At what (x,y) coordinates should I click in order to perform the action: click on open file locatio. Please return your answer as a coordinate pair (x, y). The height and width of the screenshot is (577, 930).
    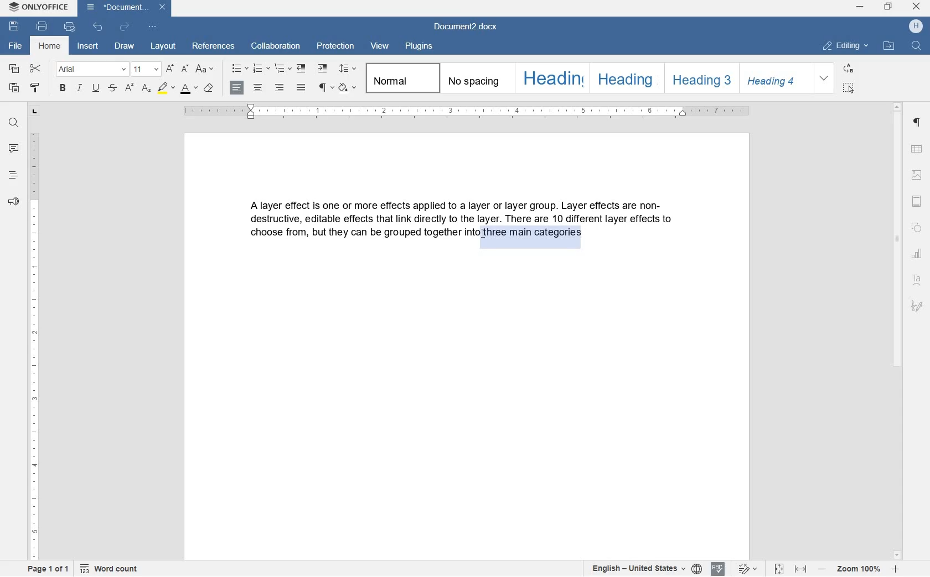
    Looking at the image, I should click on (888, 46).